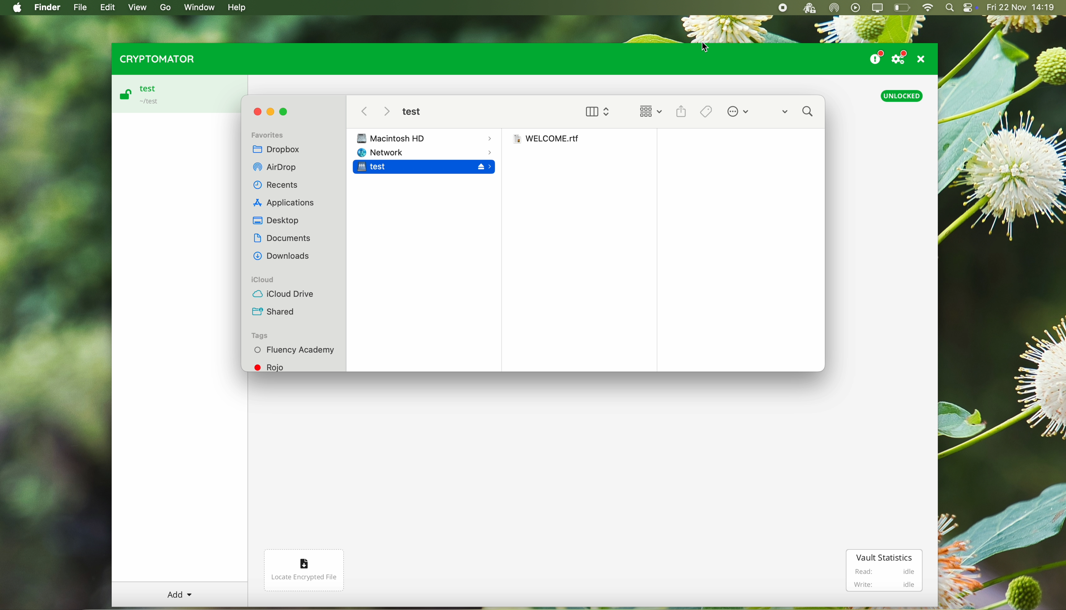 Image resolution: width=1066 pixels, height=610 pixels. What do you see at coordinates (412, 112) in the screenshot?
I see `test folder` at bounding box center [412, 112].